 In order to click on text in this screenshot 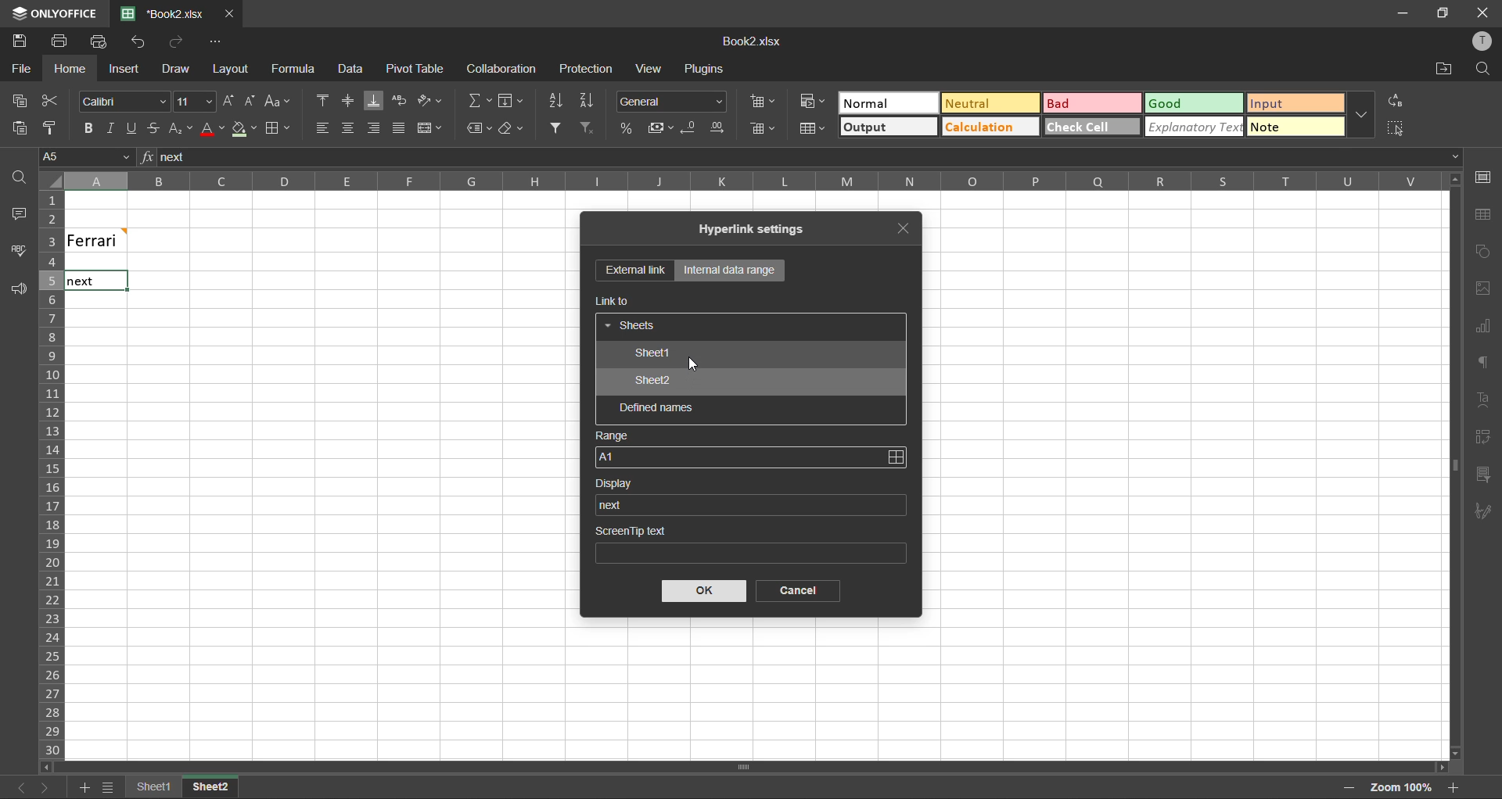, I will do `click(1485, 397)`.